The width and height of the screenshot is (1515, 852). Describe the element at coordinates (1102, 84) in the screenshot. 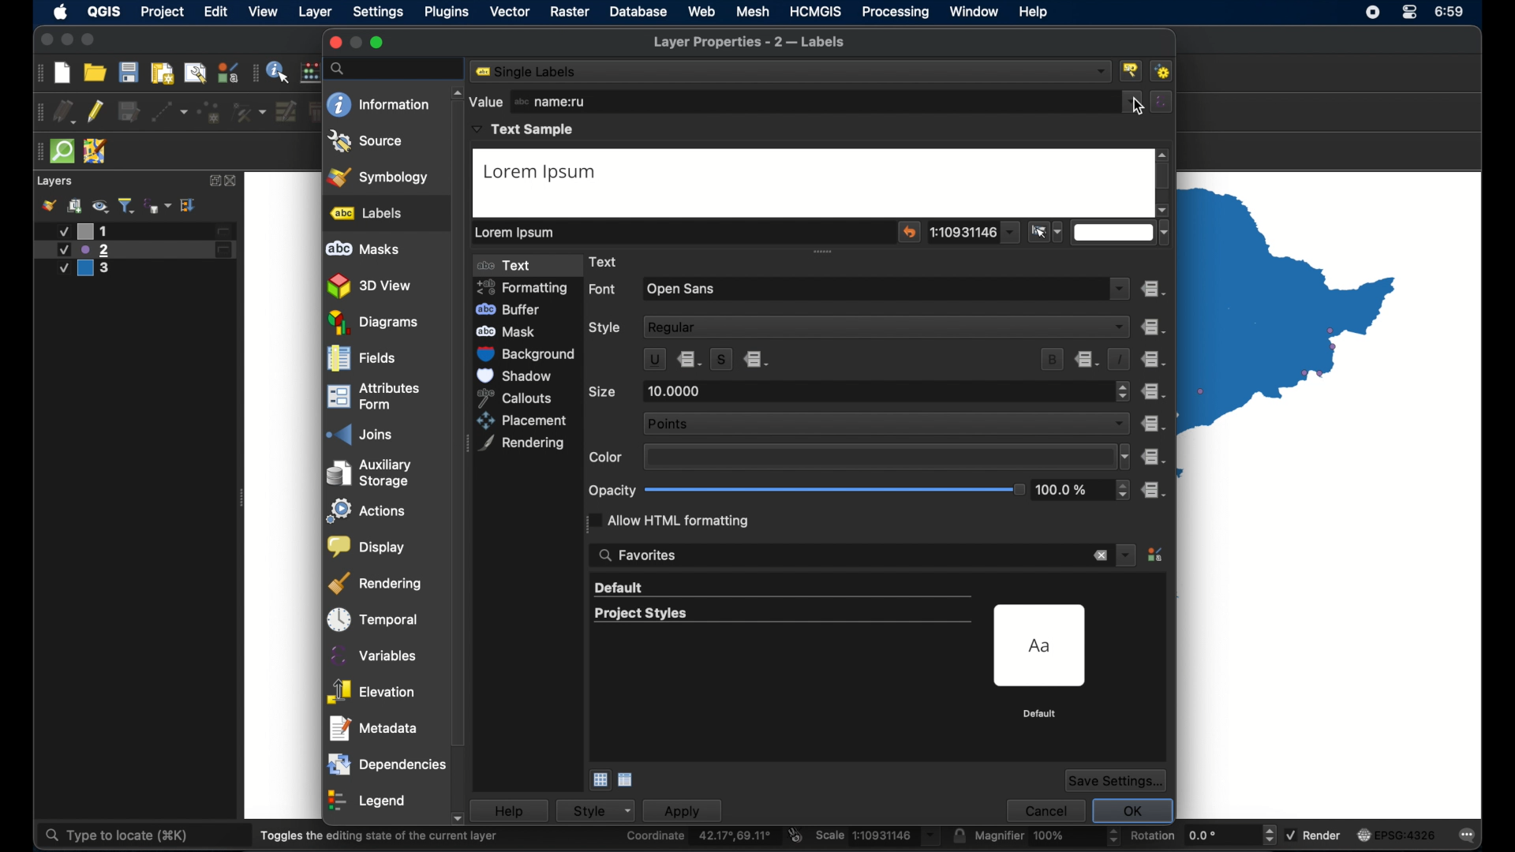

I see `cursor` at that location.